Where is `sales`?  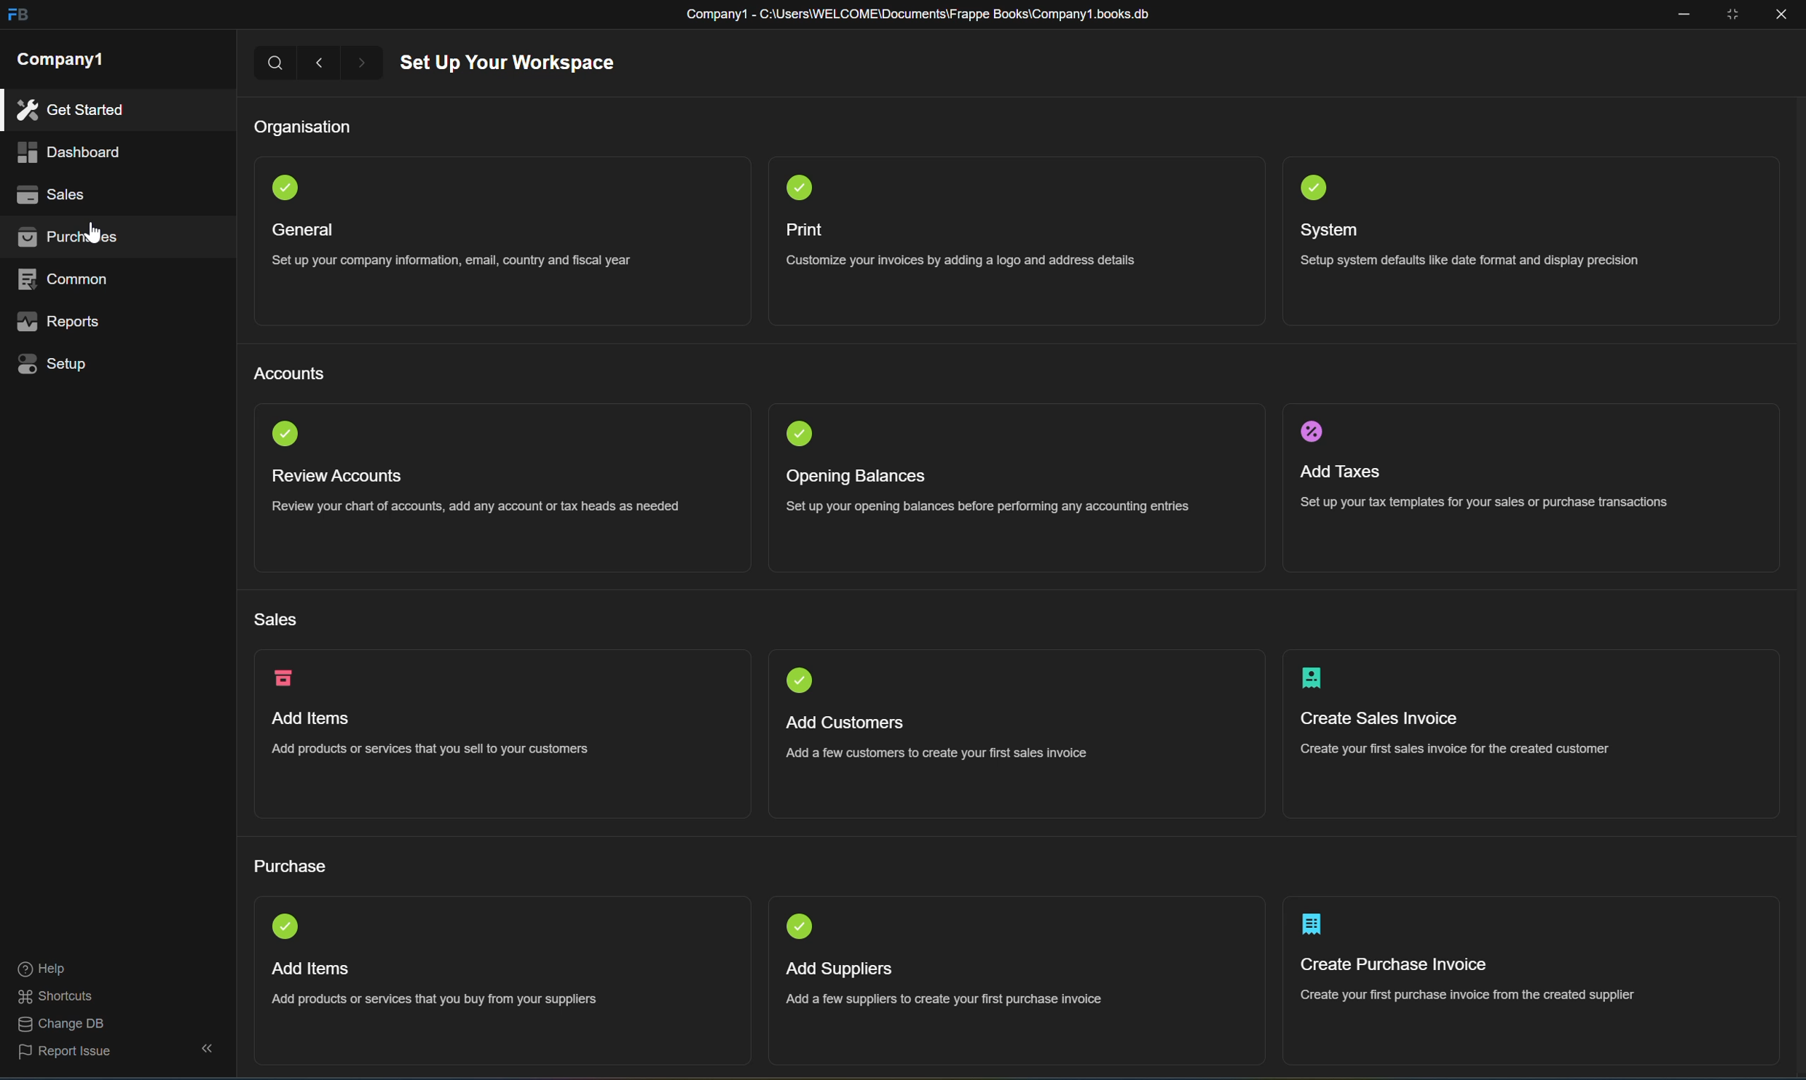
sales is located at coordinates (276, 621).